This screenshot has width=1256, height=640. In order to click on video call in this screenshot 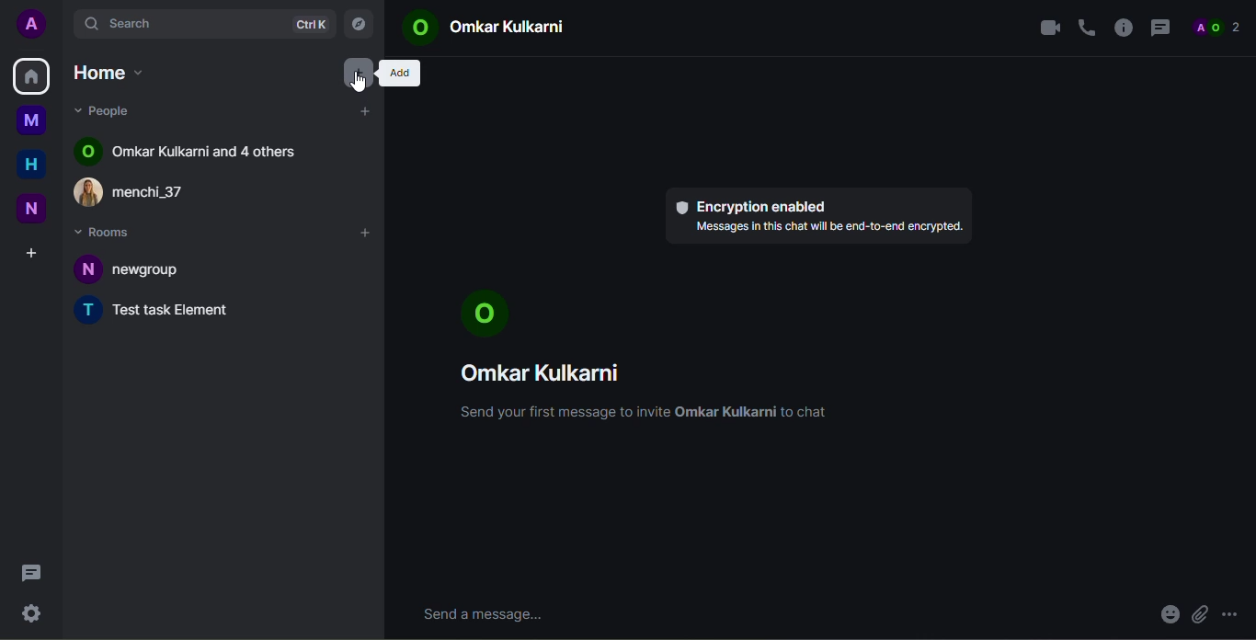, I will do `click(1045, 26)`.